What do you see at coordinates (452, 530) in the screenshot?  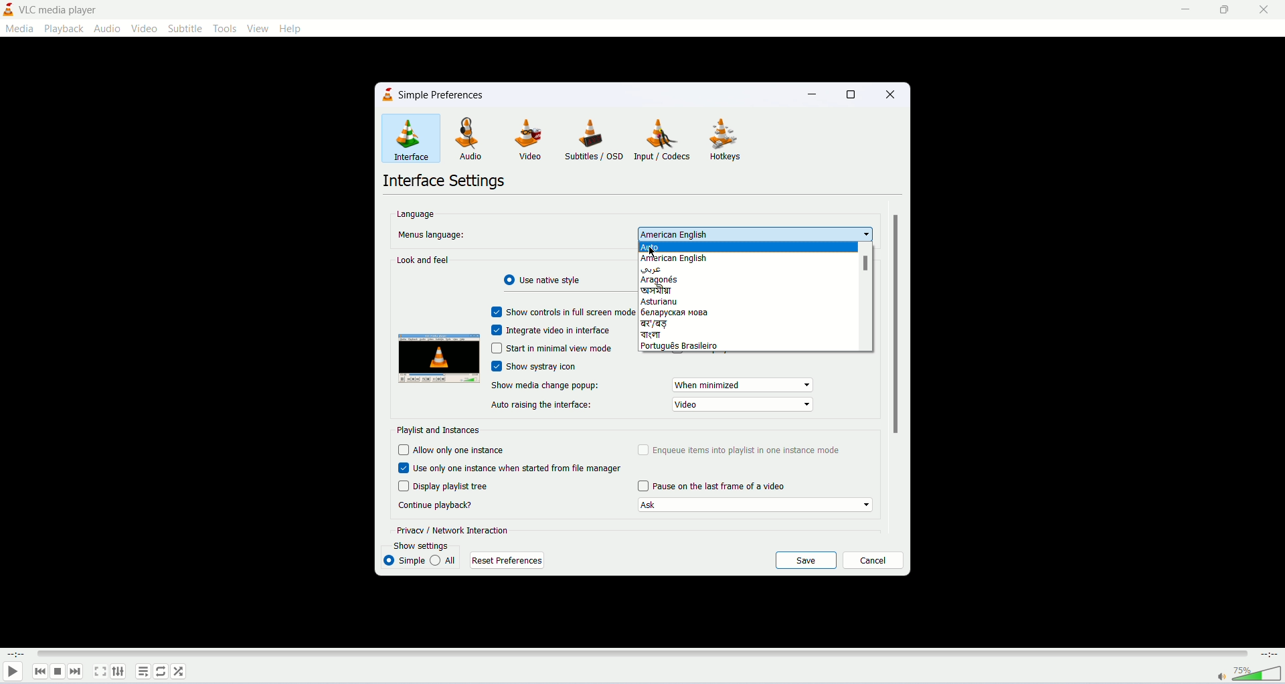 I see `privacy/network` at bounding box center [452, 530].